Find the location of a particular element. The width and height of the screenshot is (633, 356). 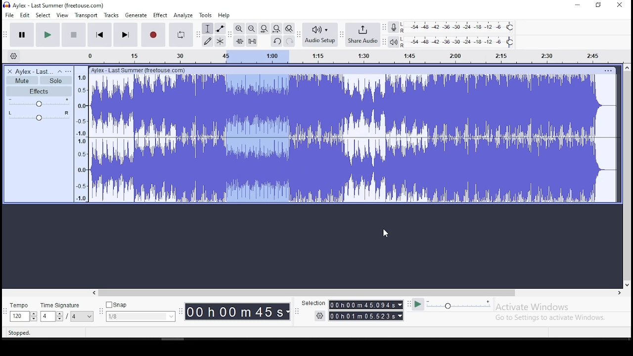

fit selection to width is located at coordinates (264, 29).